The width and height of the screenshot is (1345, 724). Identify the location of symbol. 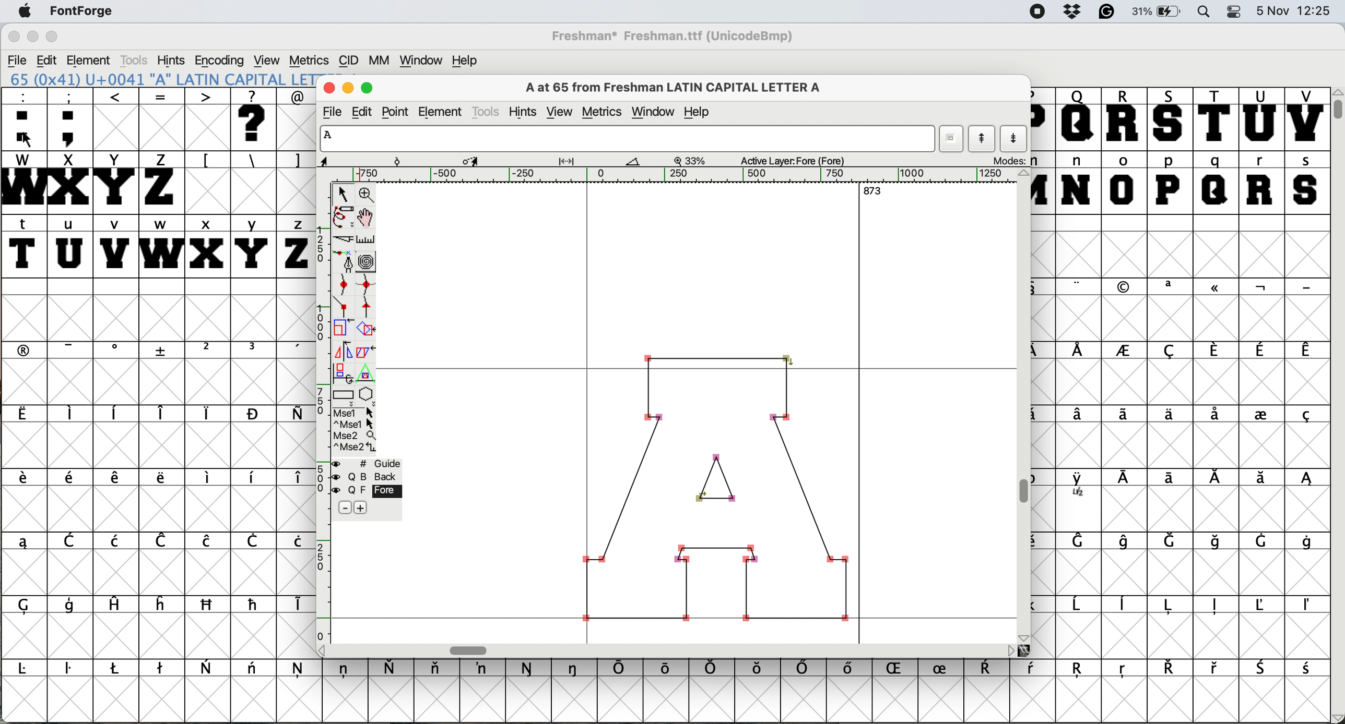
(207, 667).